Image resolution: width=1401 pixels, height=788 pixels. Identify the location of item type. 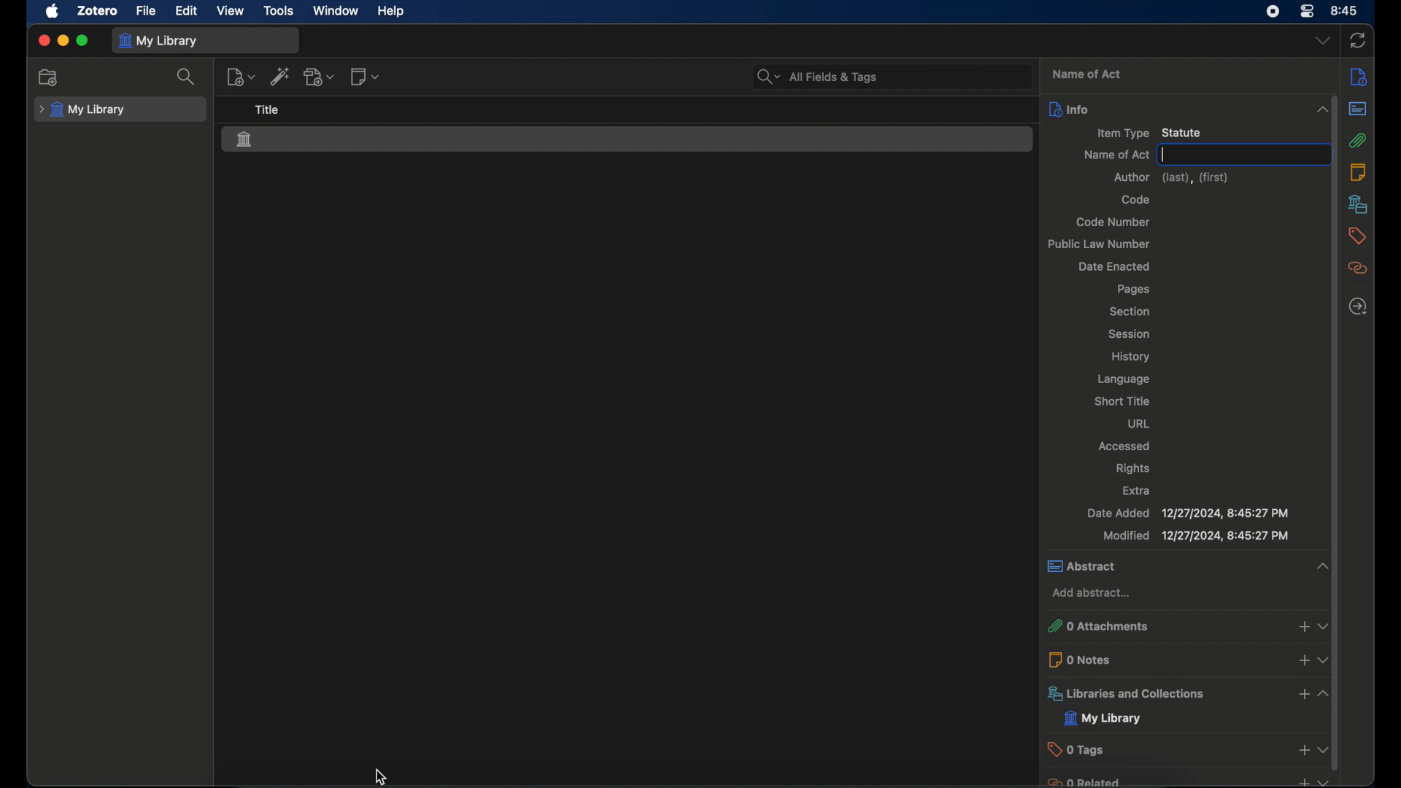
(1151, 132).